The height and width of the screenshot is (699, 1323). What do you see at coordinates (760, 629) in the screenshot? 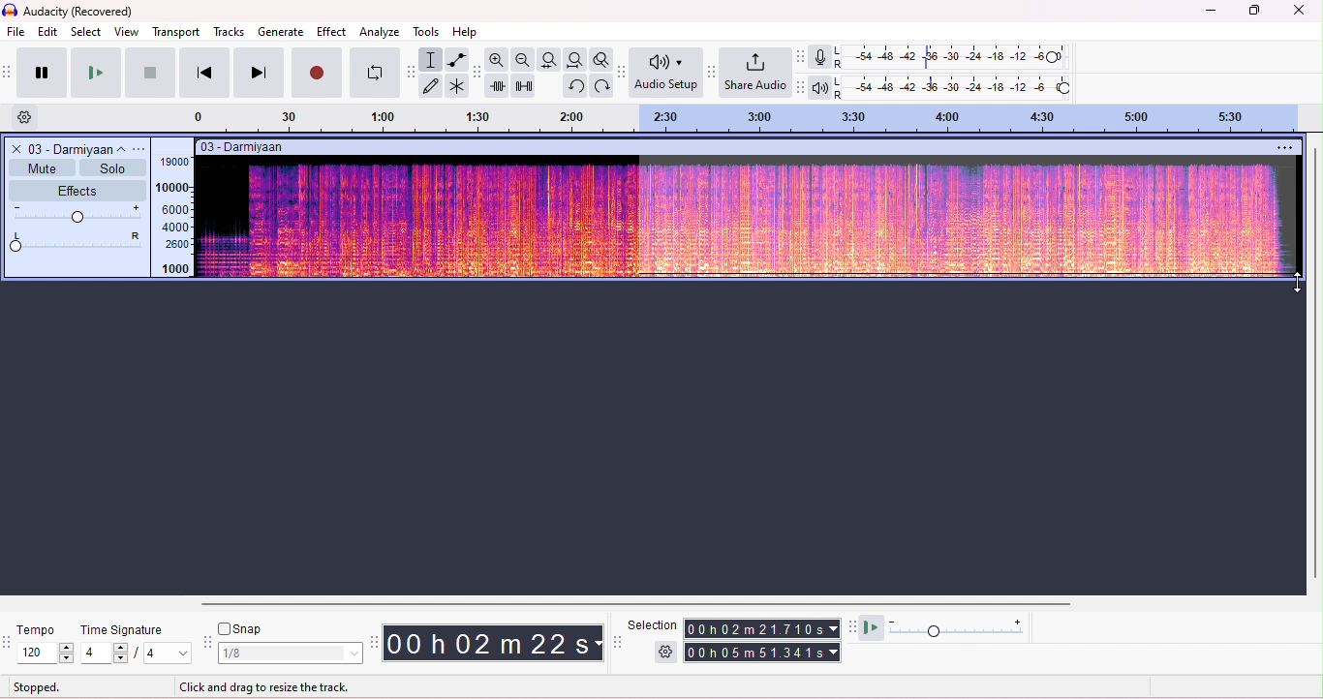
I see `total time` at bounding box center [760, 629].